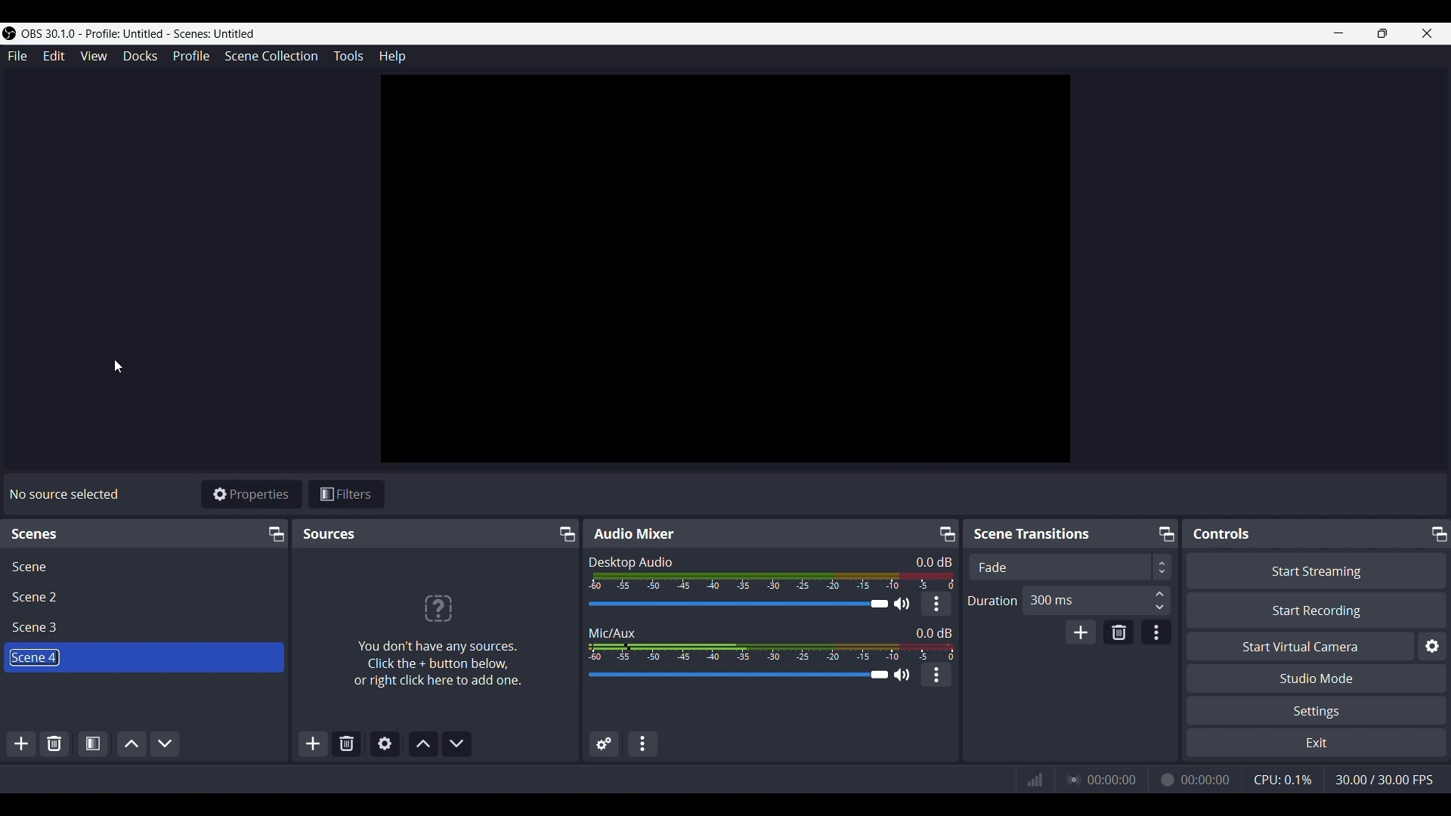 The image size is (1451, 816). I want to click on Remove transition, so click(1117, 632).